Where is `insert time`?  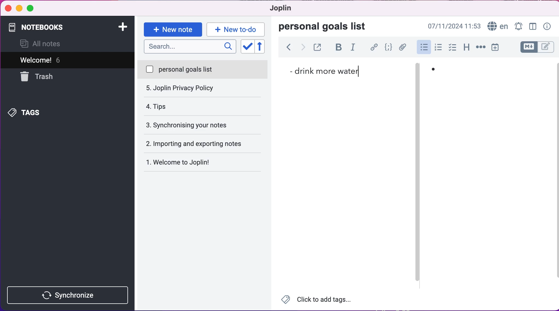 insert time is located at coordinates (497, 48).